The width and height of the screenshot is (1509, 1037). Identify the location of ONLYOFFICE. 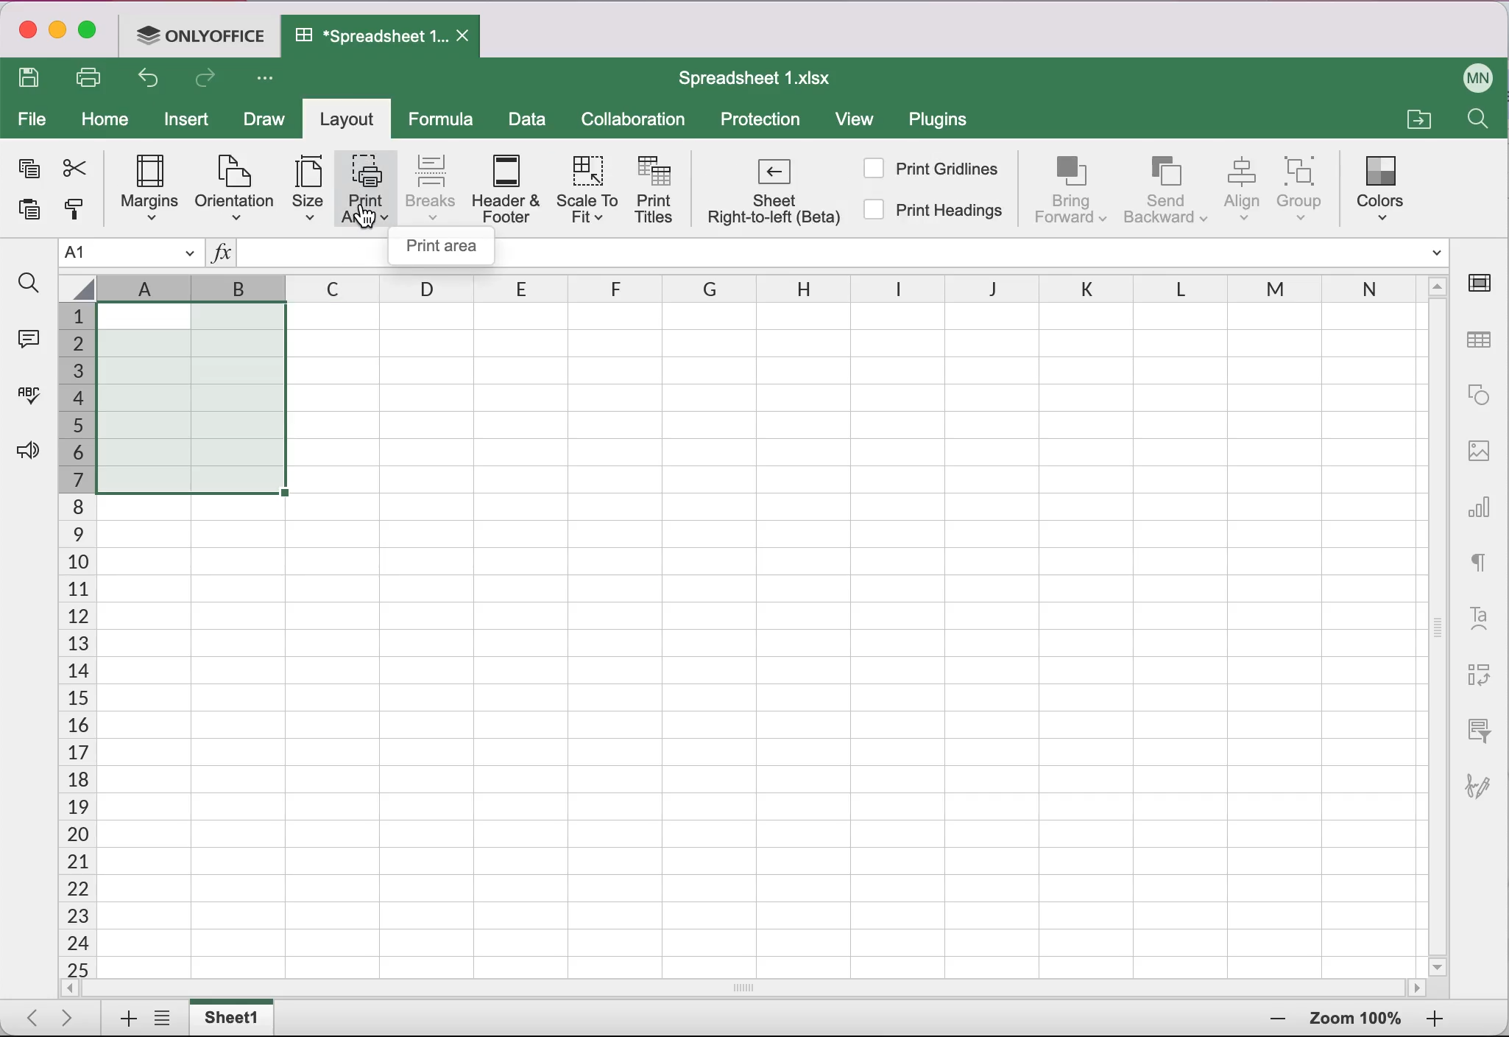
(205, 34).